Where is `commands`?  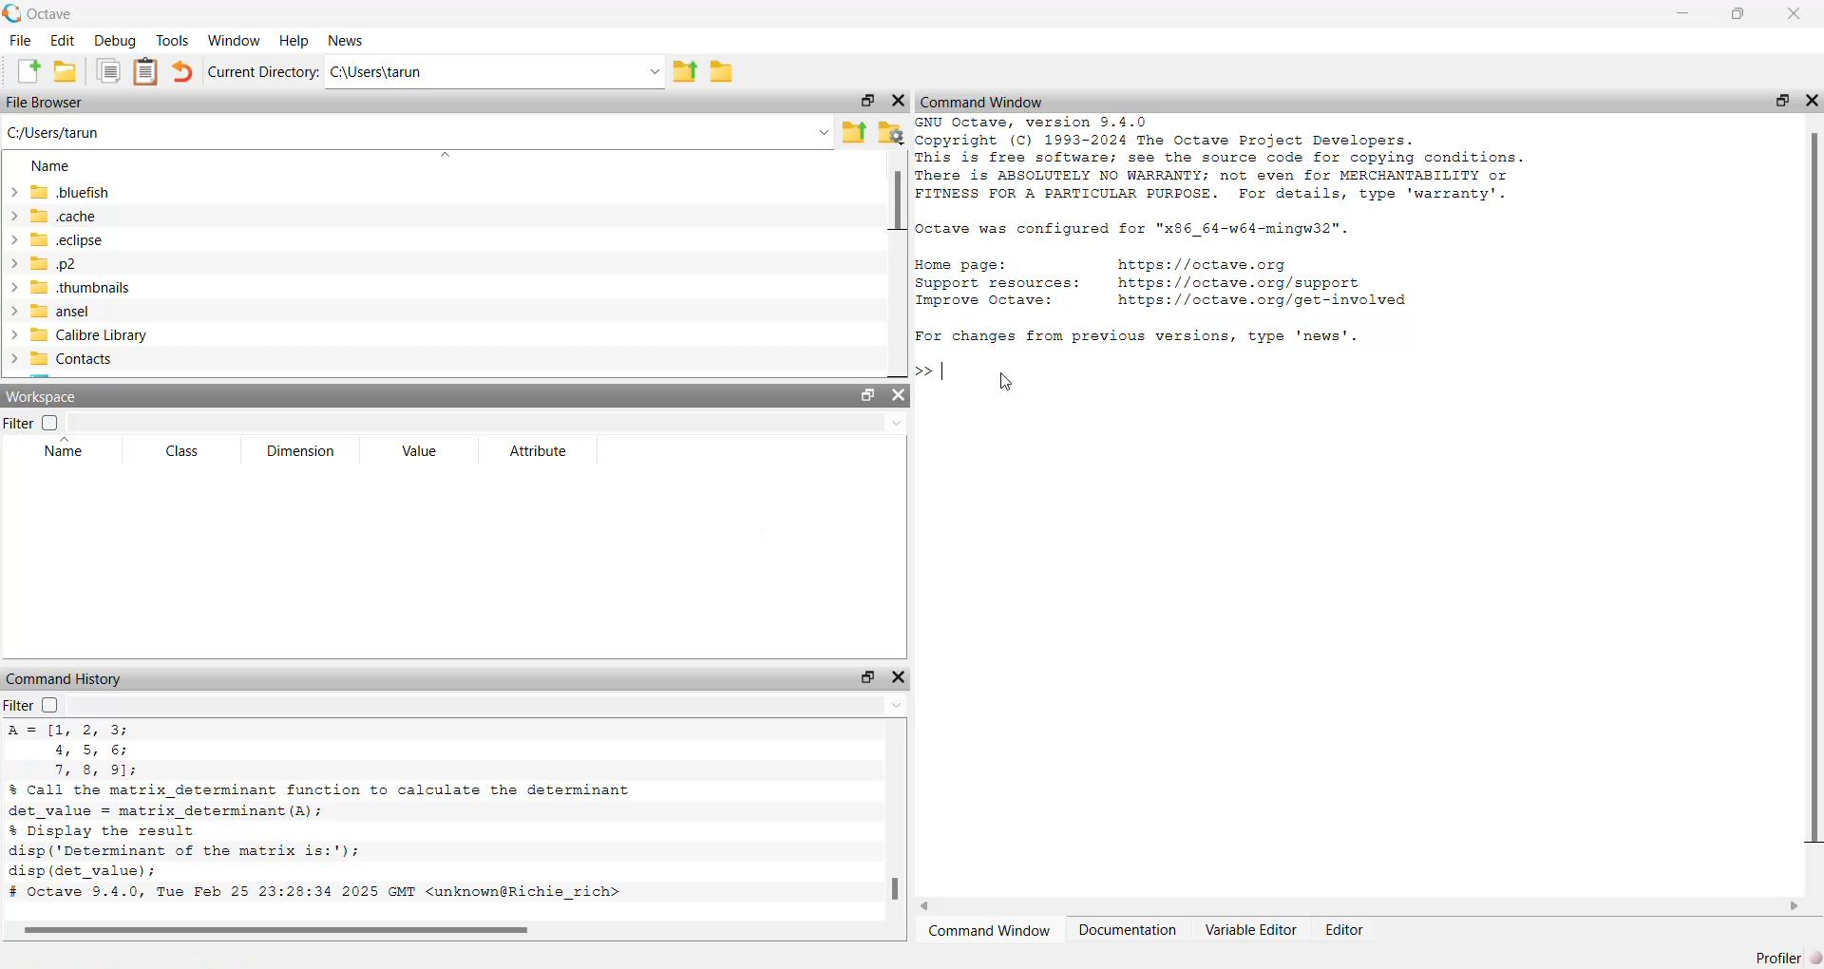
commands is located at coordinates (1238, 277).